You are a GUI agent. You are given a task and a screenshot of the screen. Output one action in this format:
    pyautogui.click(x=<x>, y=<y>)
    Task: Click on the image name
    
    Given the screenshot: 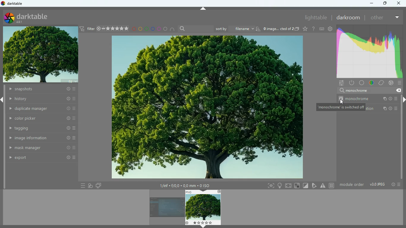 What is the action you would take?
    pyautogui.click(x=278, y=29)
    